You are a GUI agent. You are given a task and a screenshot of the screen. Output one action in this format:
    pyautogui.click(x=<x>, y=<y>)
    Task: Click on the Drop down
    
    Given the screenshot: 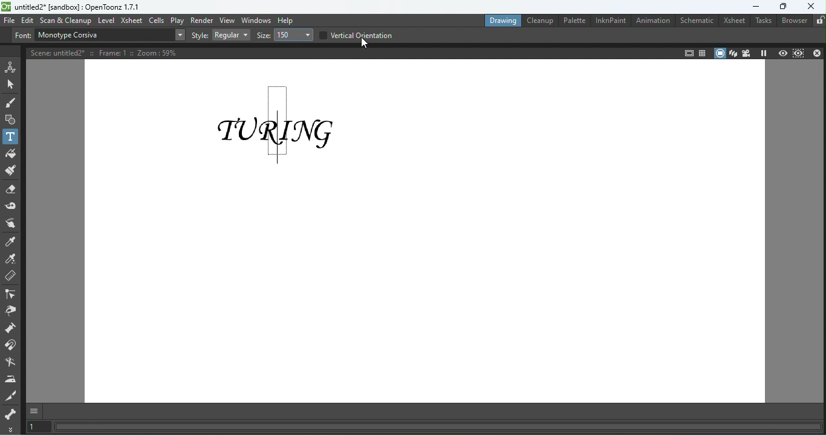 What is the action you would take?
    pyautogui.click(x=180, y=36)
    